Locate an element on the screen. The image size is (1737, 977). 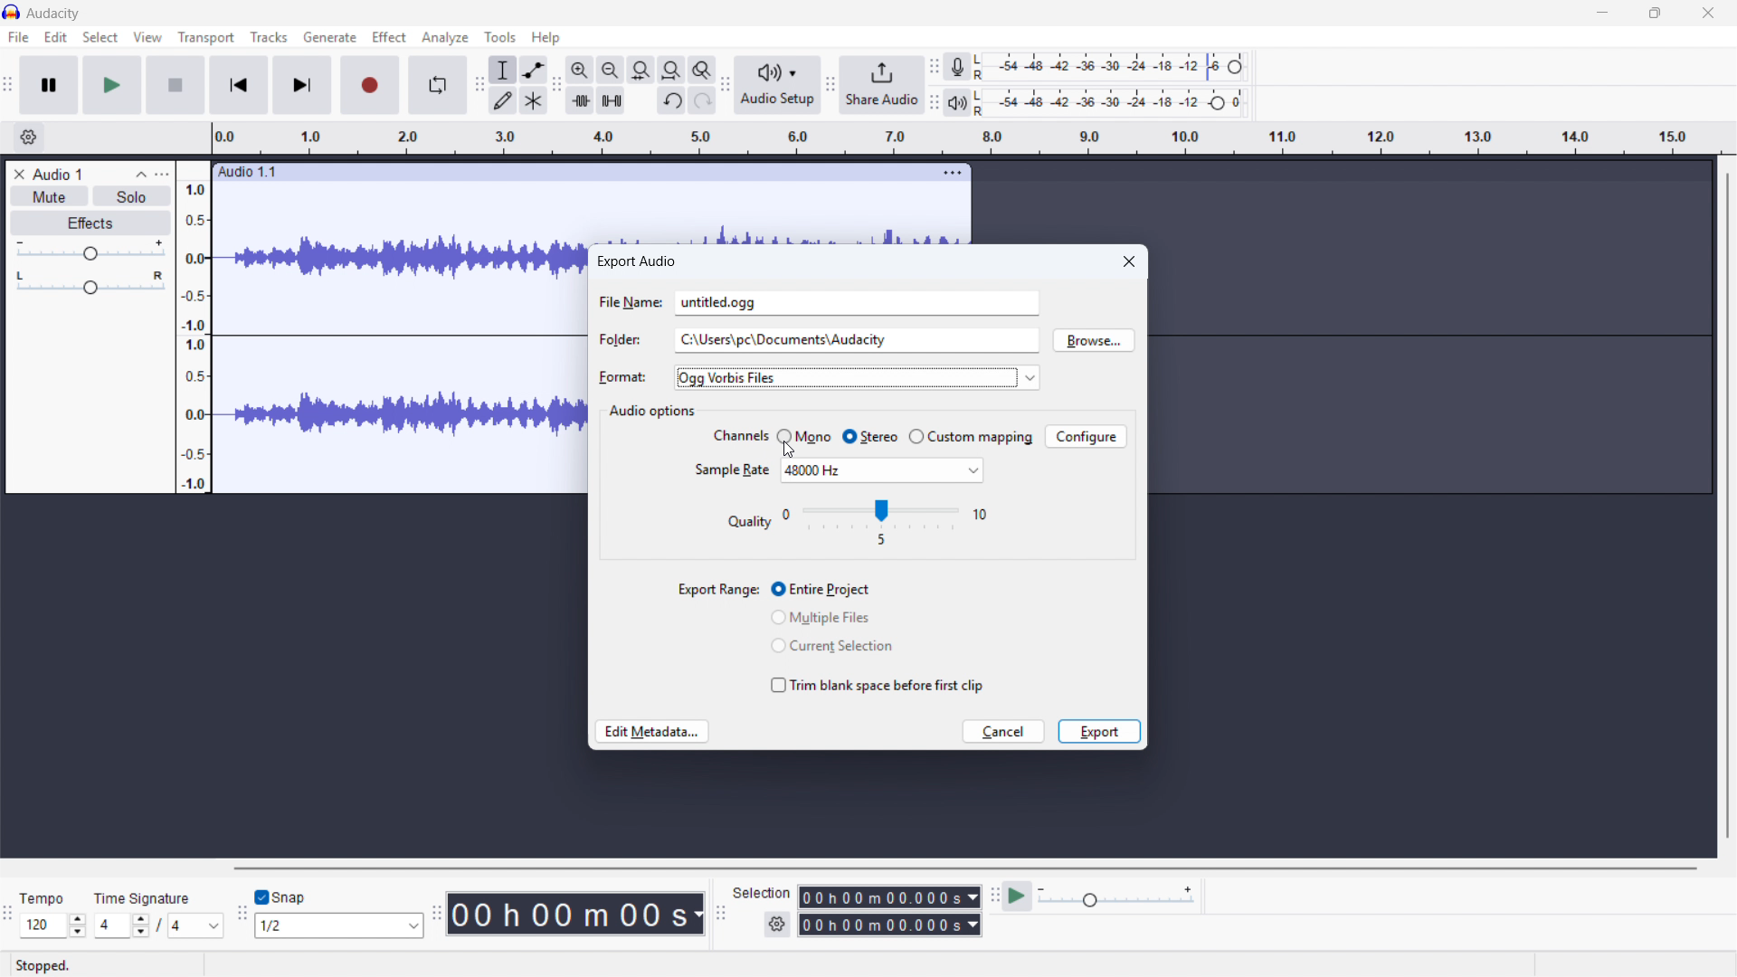
stopped is located at coordinates (52, 964).